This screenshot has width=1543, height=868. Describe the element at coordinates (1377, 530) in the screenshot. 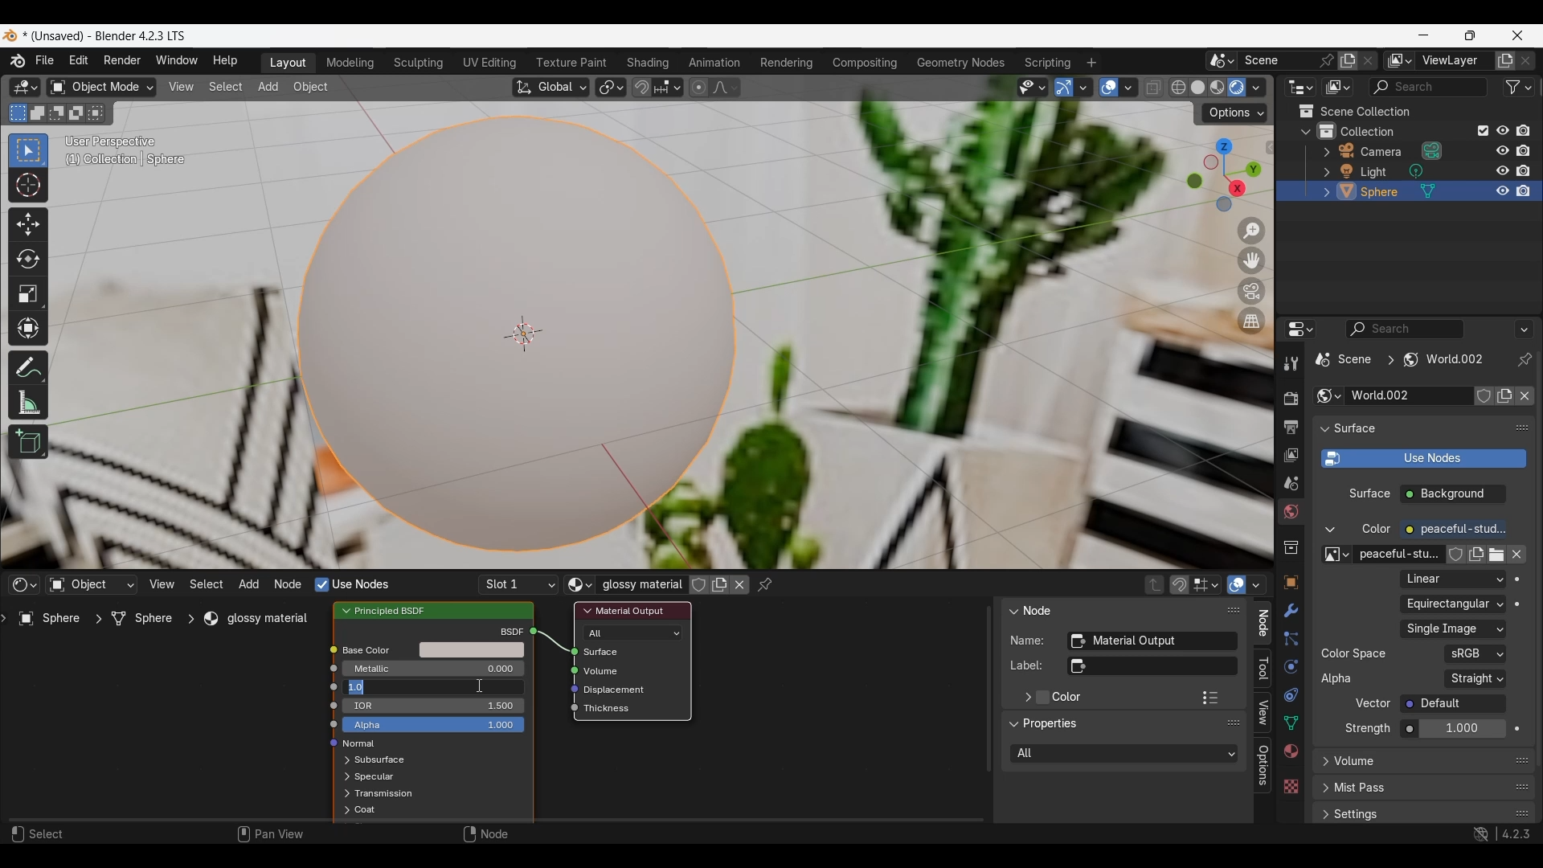

I see `color` at that location.